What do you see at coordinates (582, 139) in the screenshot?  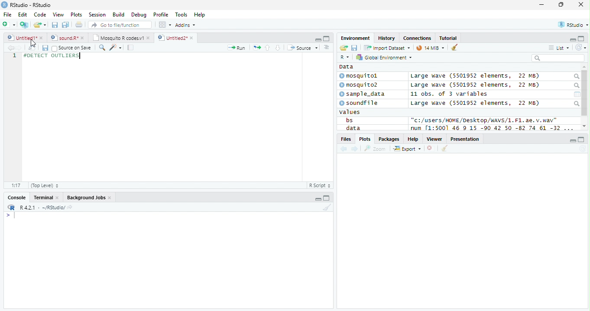 I see `full screen` at bounding box center [582, 139].